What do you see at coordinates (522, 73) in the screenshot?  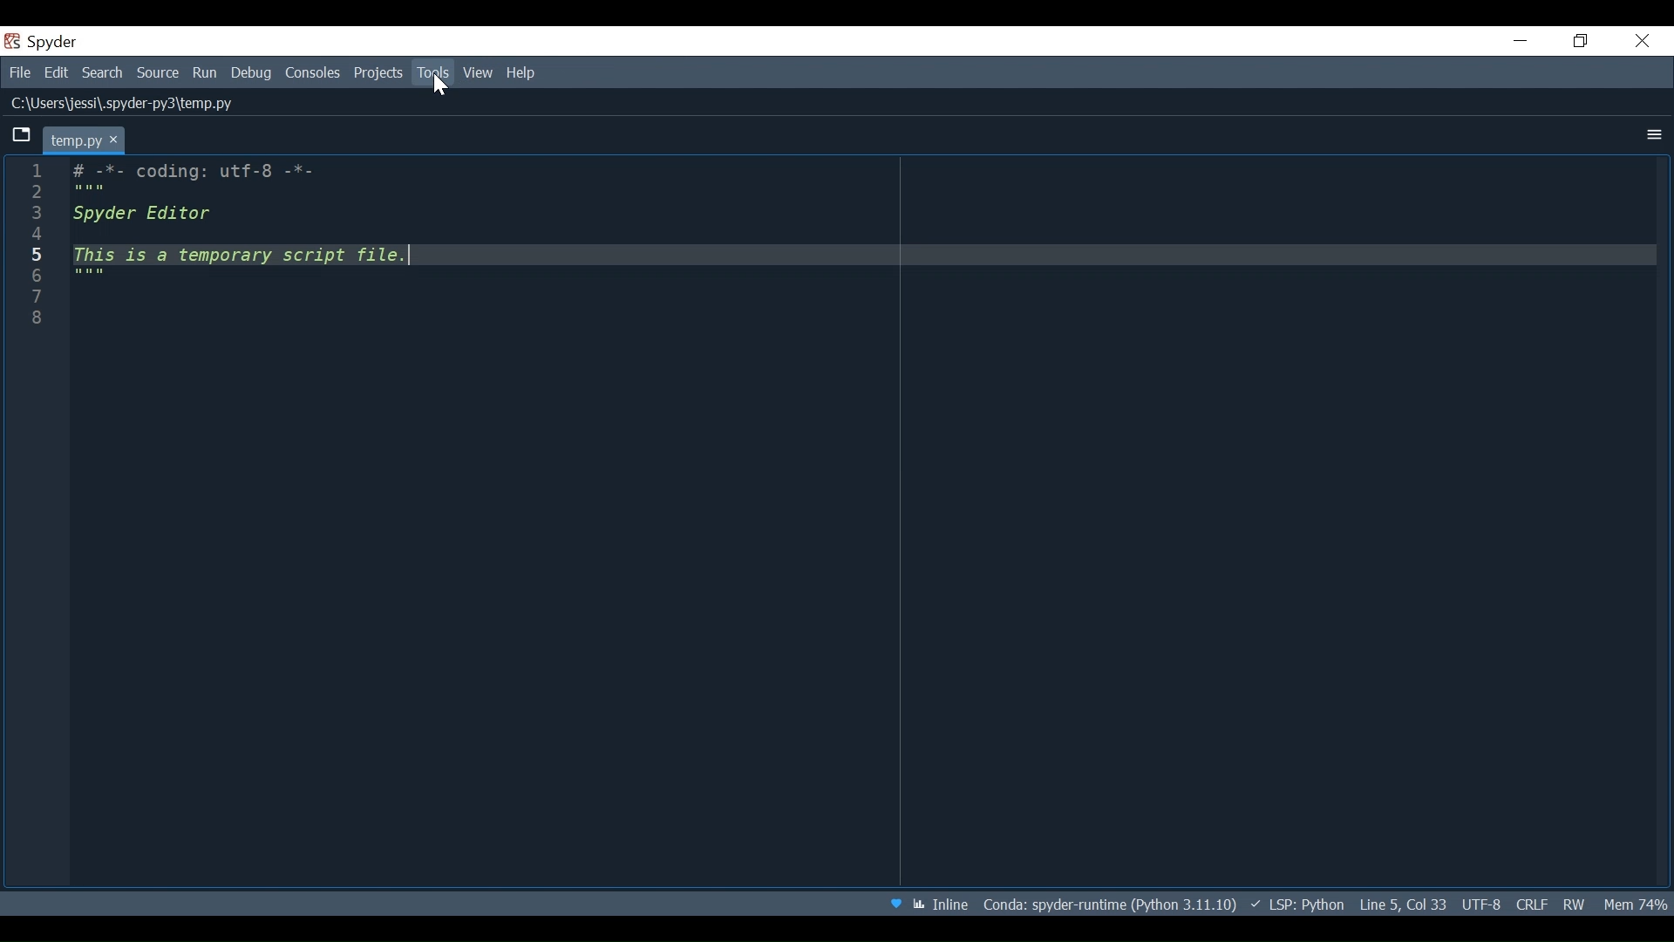 I see `Help` at bounding box center [522, 73].